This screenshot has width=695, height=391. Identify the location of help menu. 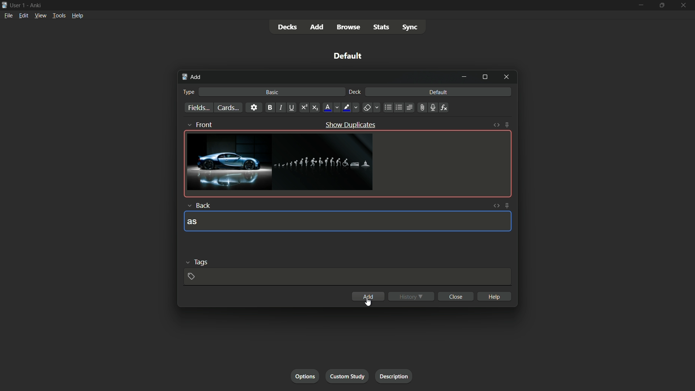
(77, 16).